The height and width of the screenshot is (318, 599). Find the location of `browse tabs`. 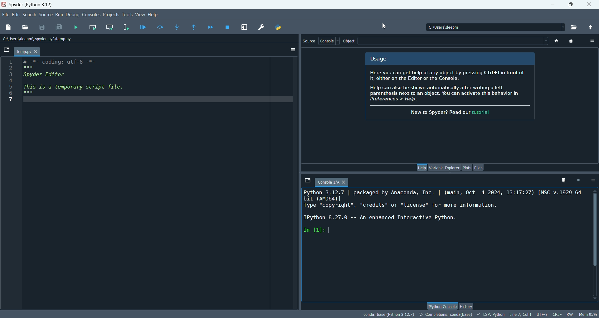

browse tabs is located at coordinates (7, 49).